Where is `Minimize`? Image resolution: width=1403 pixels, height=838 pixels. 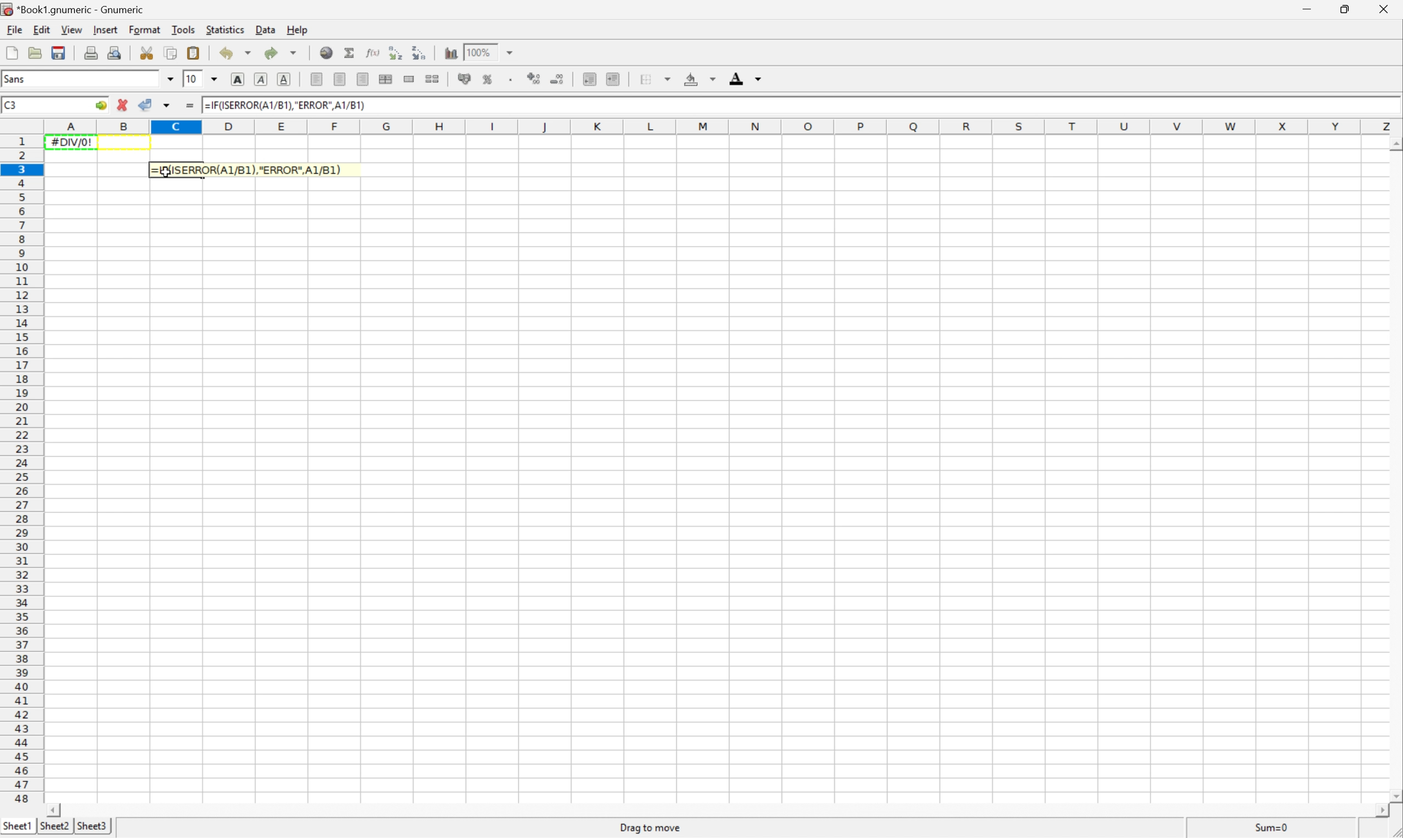 Minimize is located at coordinates (1306, 10).